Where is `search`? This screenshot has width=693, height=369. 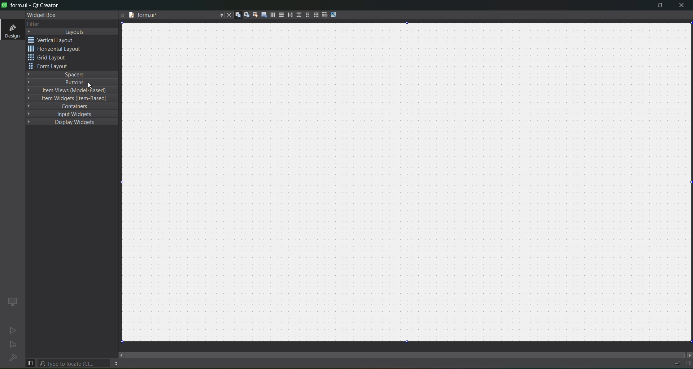 search is located at coordinates (74, 363).